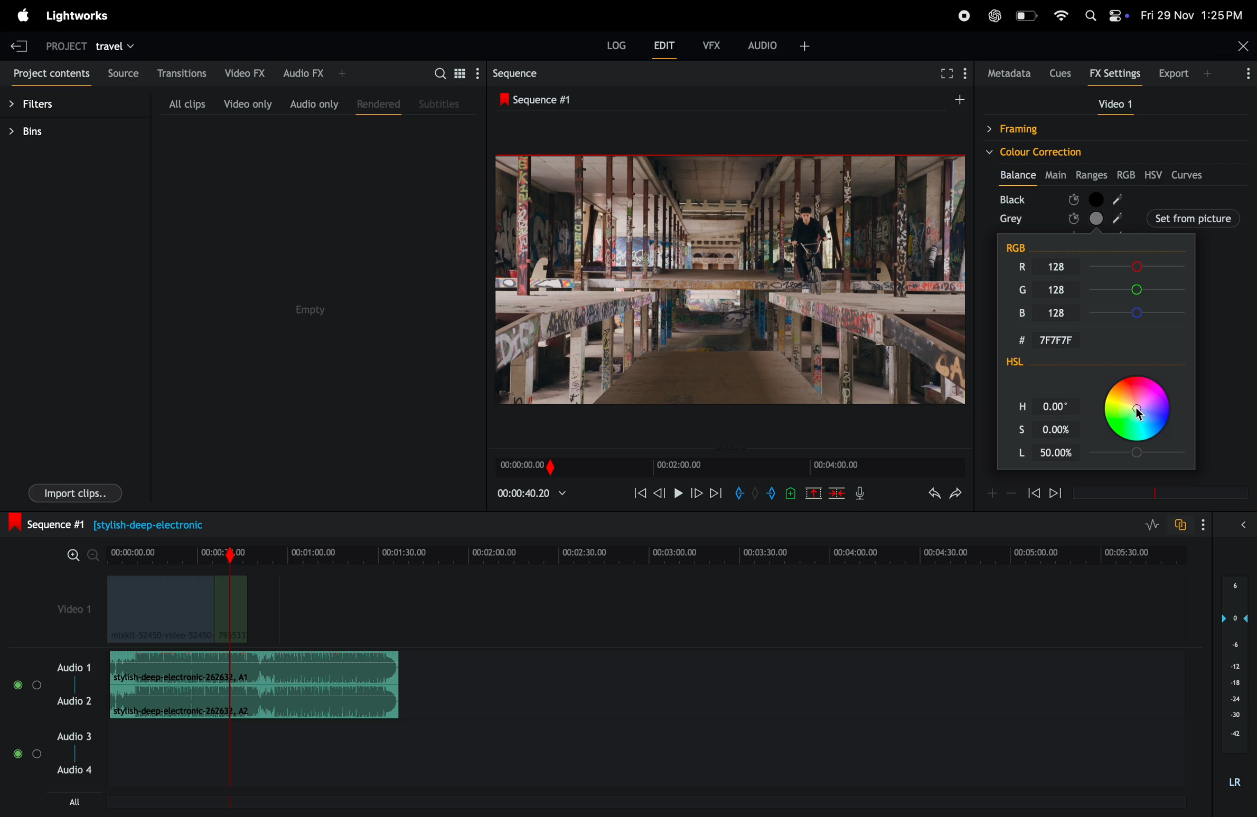  What do you see at coordinates (68, 606) in the screenshot?
I see `video 1` at bounding box center [68, 606].